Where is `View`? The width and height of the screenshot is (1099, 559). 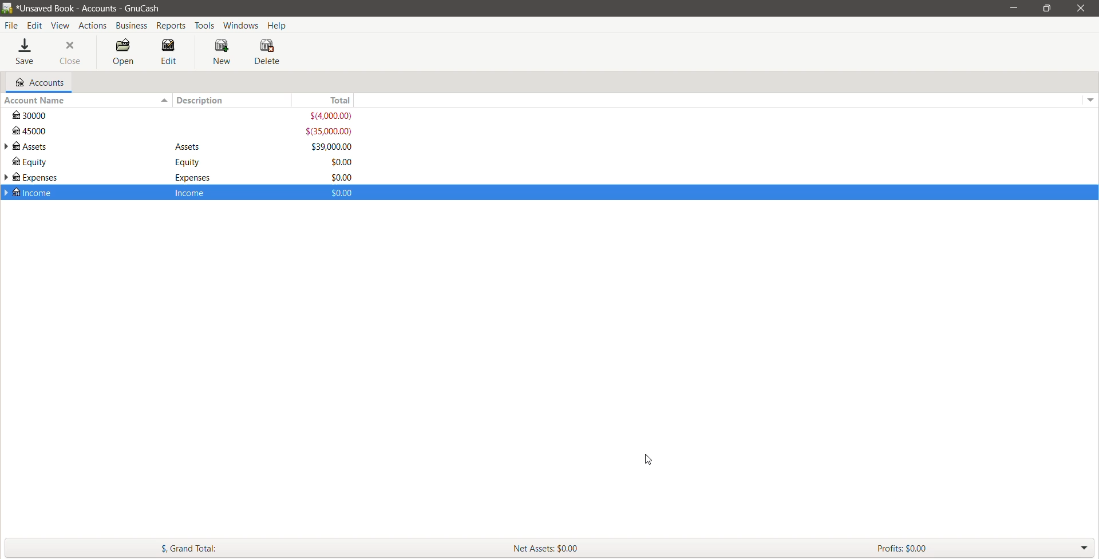
View is located at coordinates (61, 26).